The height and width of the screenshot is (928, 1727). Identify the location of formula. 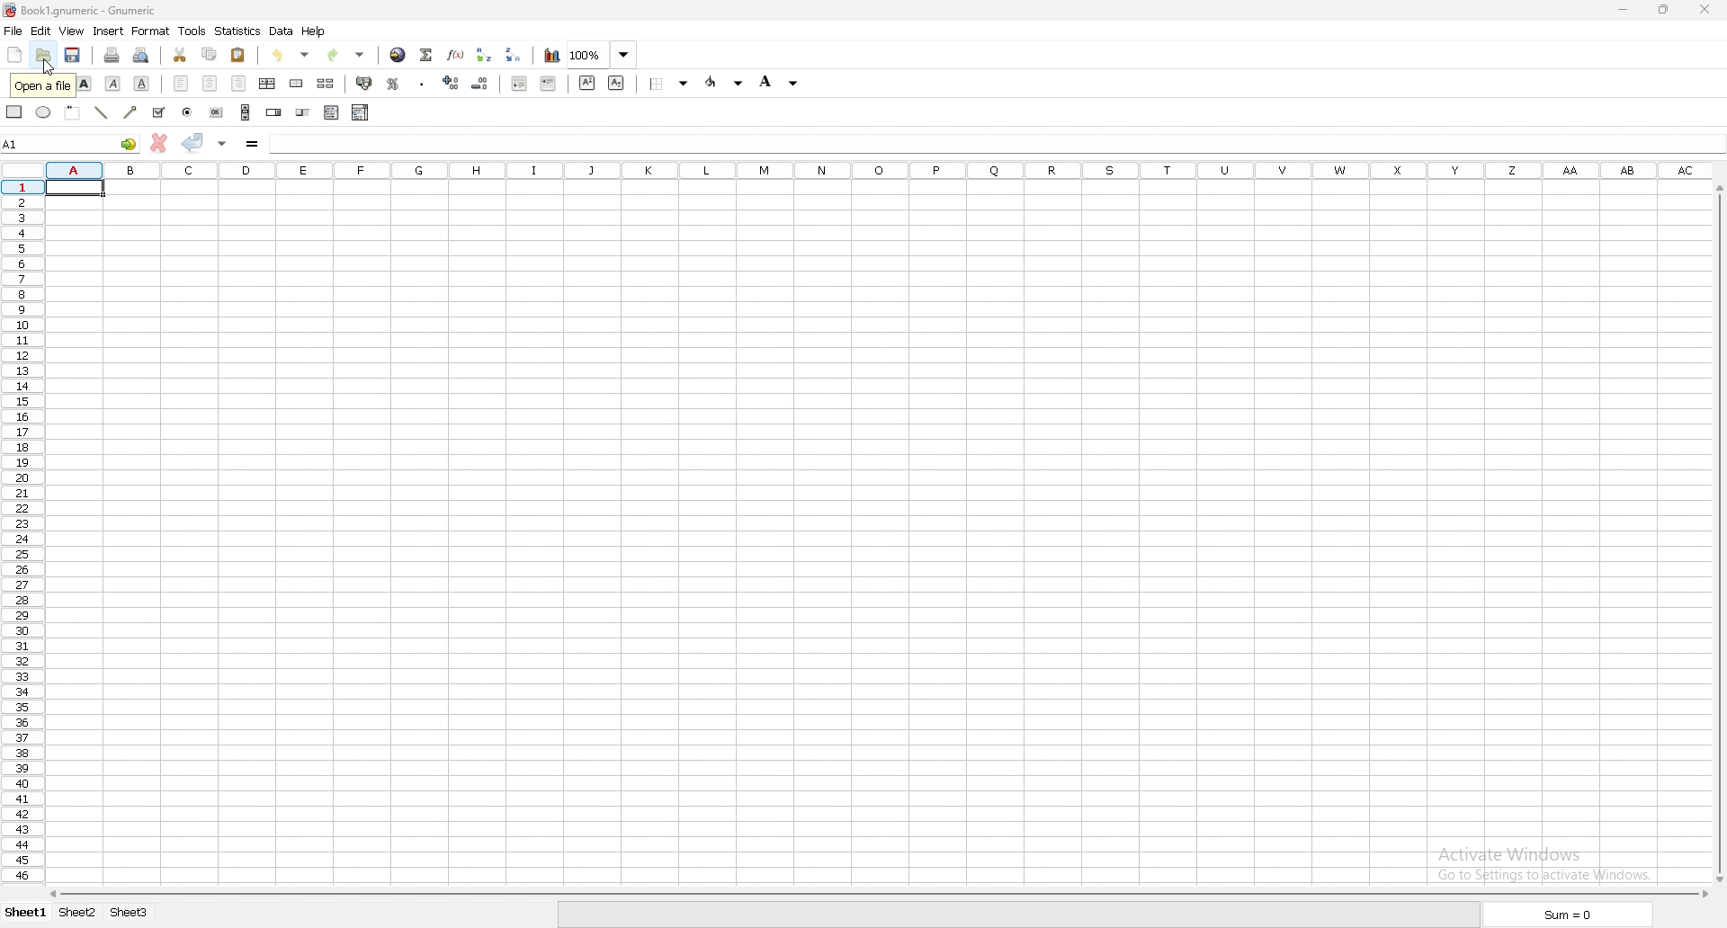
(253, 143).